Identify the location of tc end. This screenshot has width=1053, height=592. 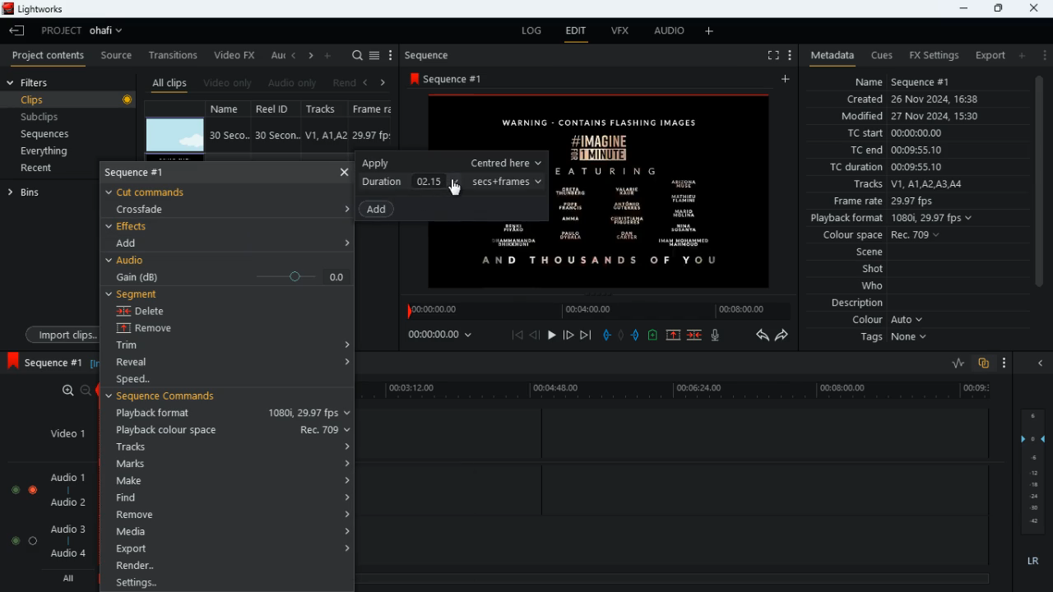
(890, 150).